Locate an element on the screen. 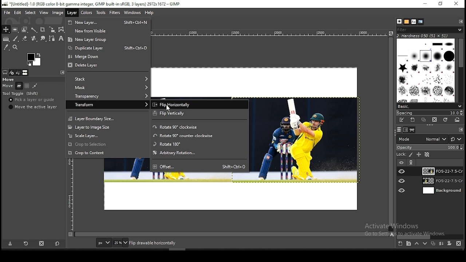 Image resolution: width=466 pixels, height=262 pixels. windows is located at coordinates (132, 13).